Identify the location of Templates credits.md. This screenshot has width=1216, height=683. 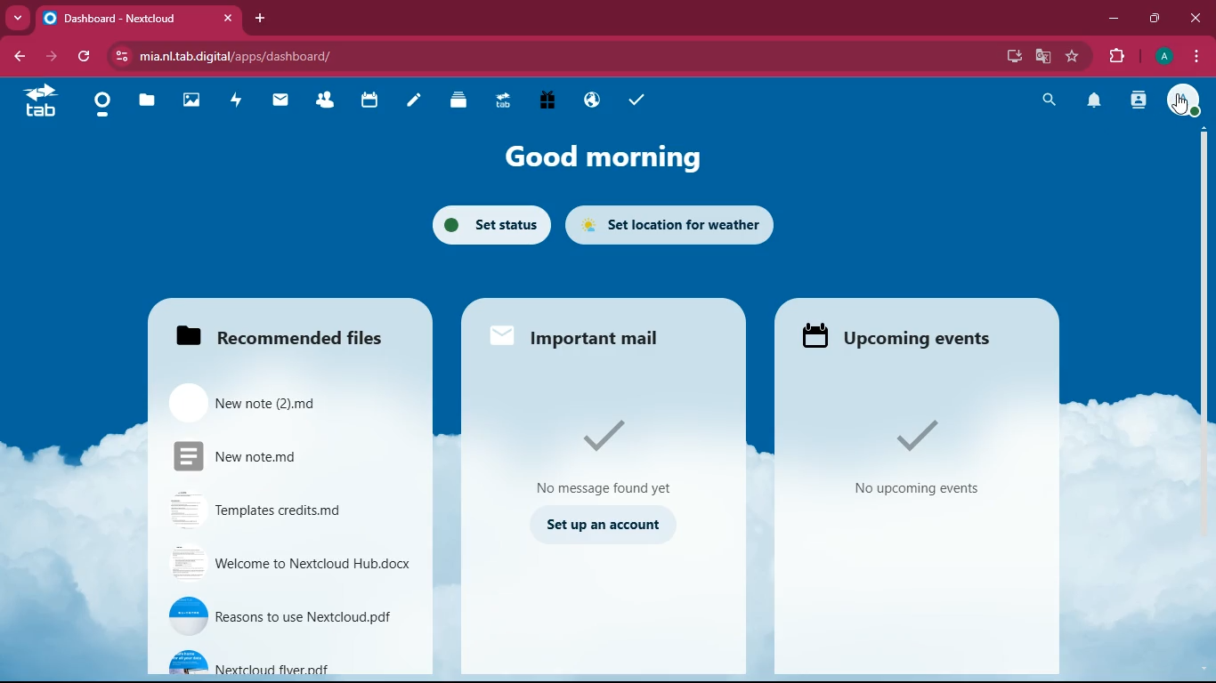
(272, 514).